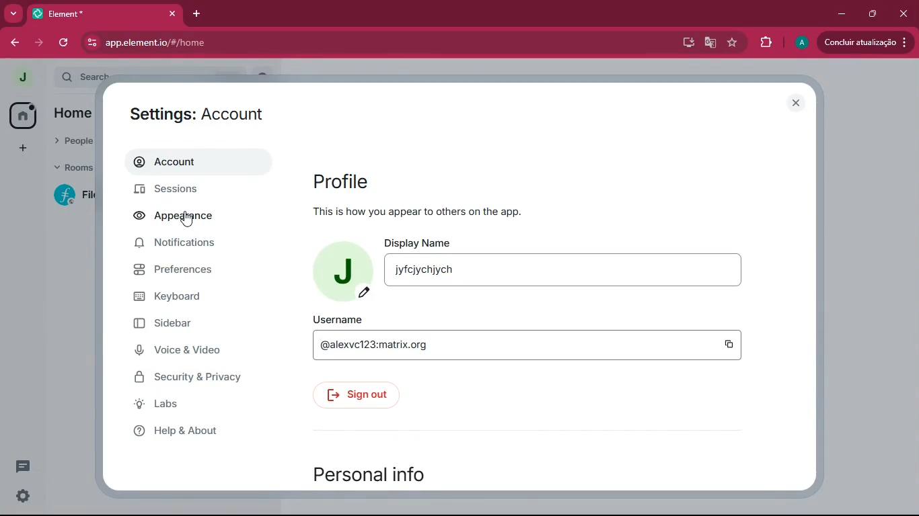 Image resolution: width=919 pixels, height=516 pixels. I want to click on minimize, so click(838, 12).